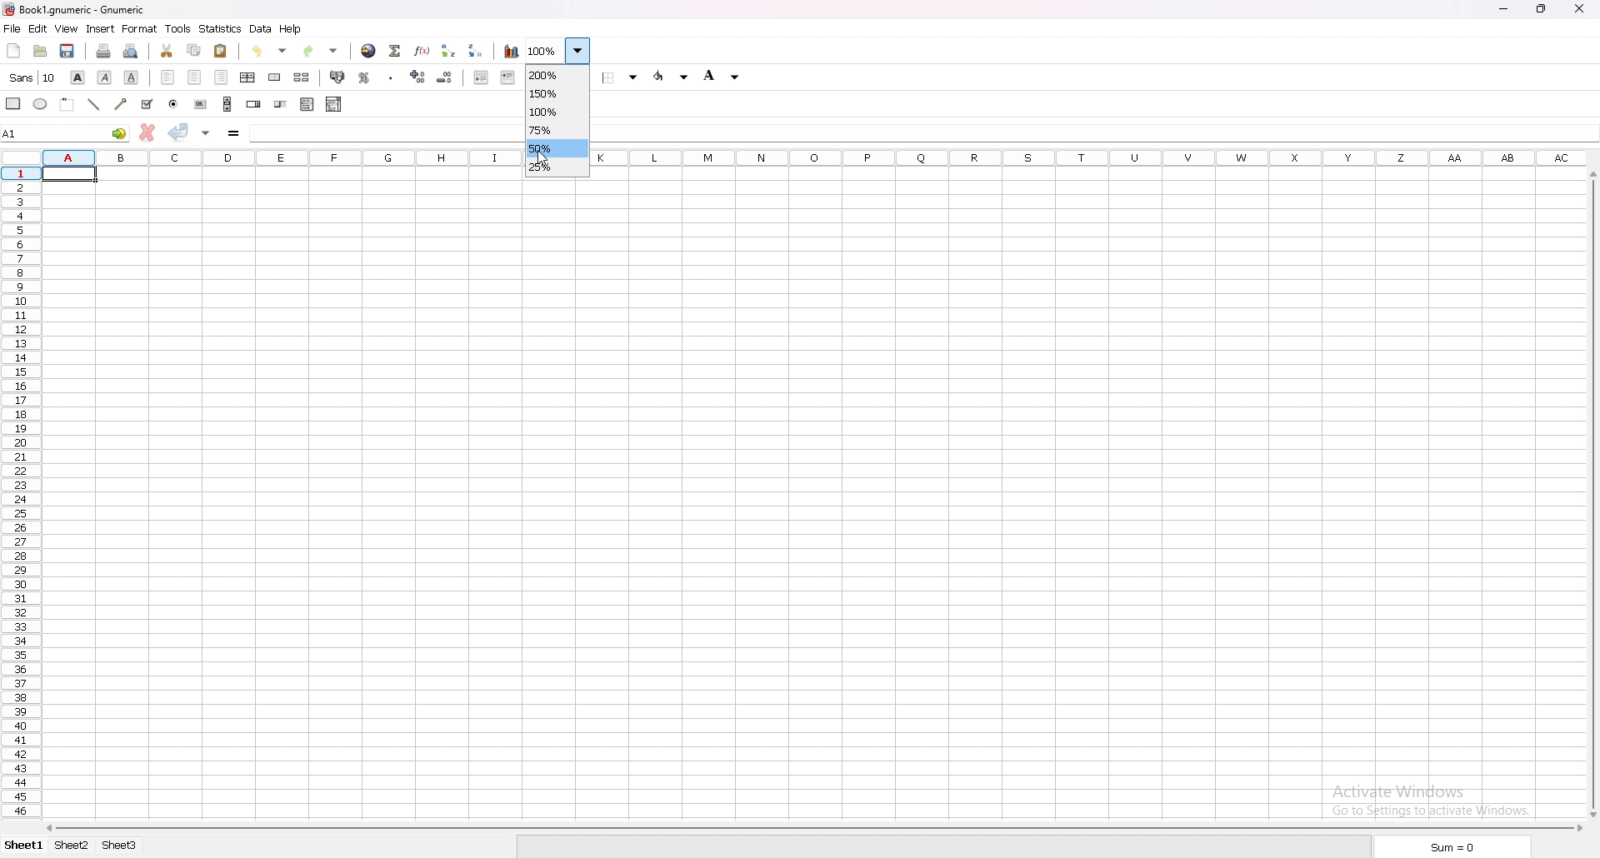 The height and width of the screenshot is (858, 1600). Describe the element at coordinates (72, 176) in the screenshot. I see `selected cell` at that location.